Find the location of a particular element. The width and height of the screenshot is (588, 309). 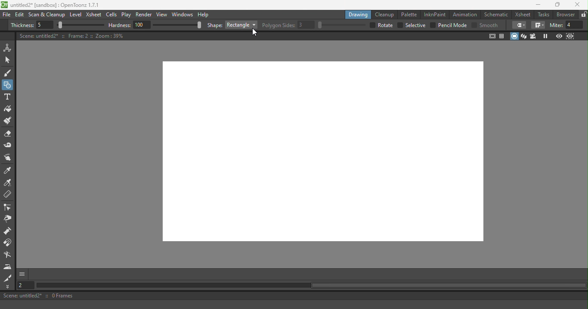

Browser is located at coordinates (566, 15).